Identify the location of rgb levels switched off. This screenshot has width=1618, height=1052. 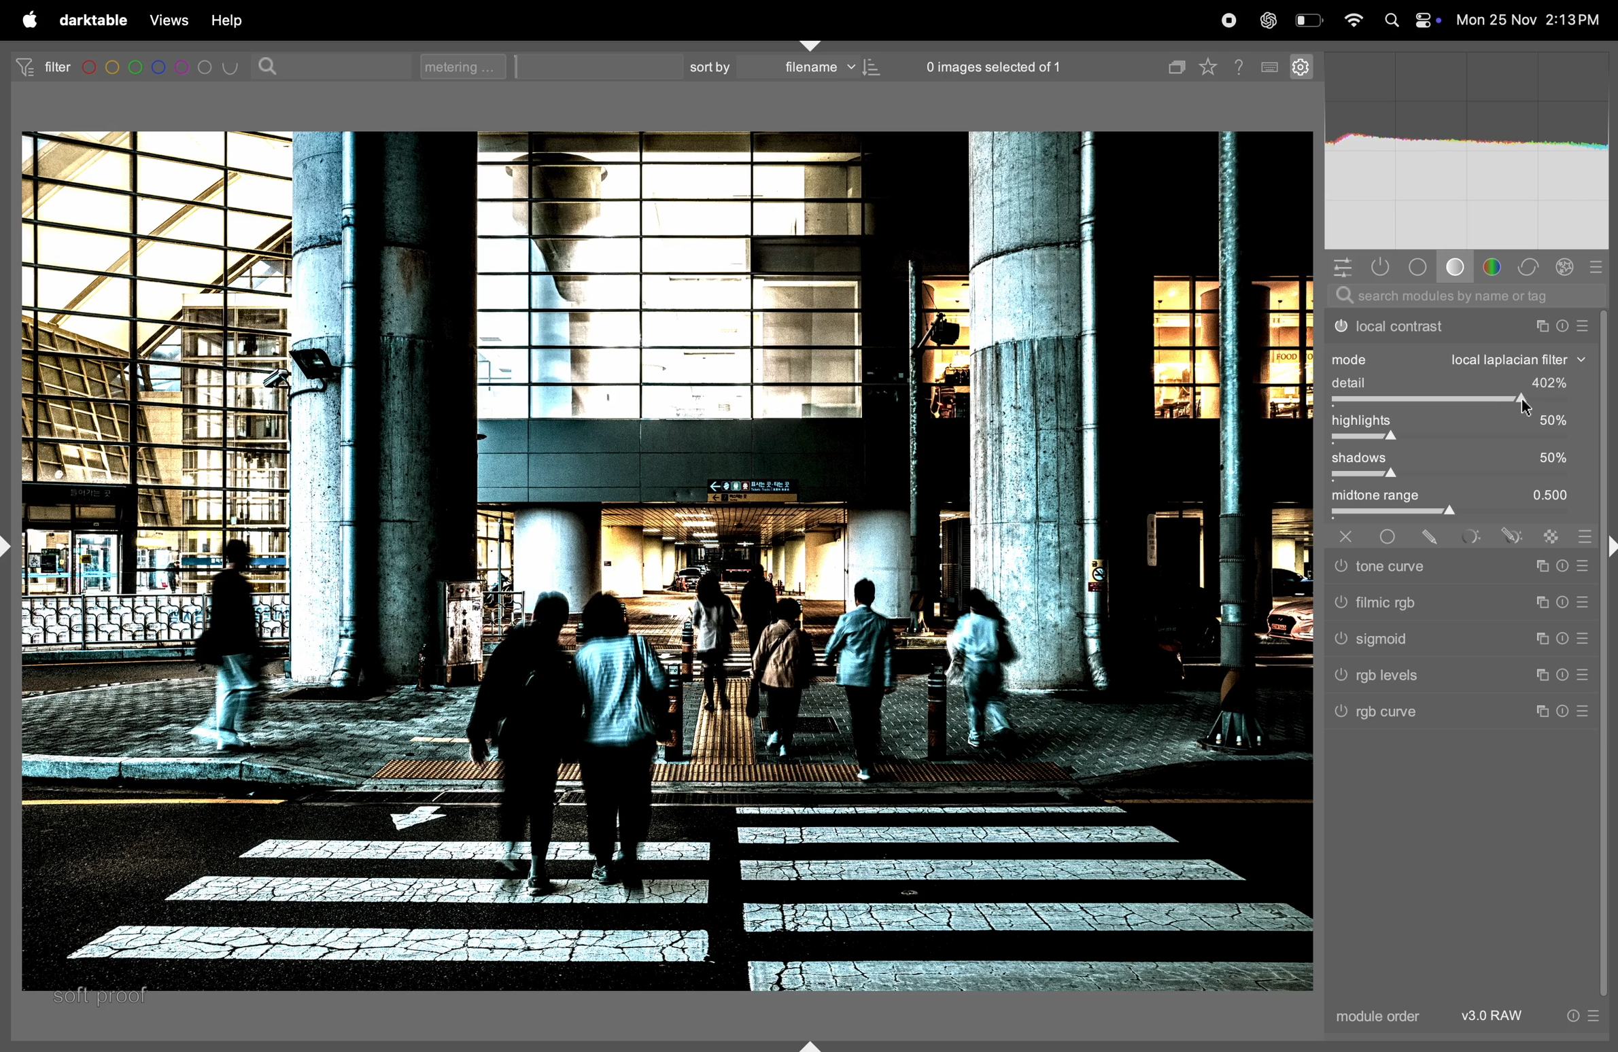
(1339, 678).